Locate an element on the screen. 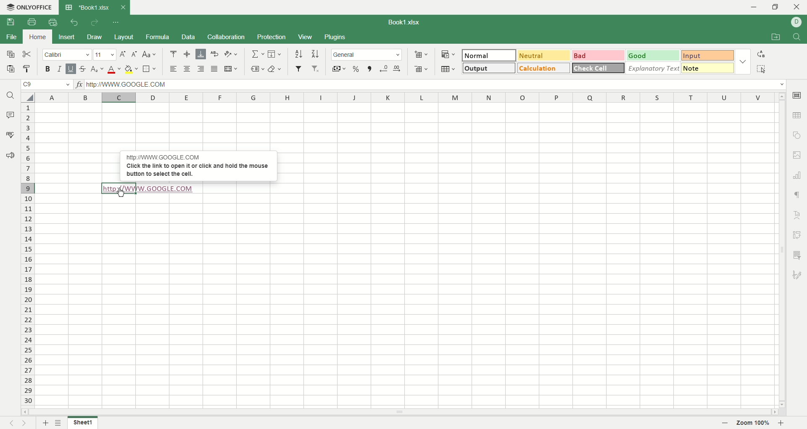  input line is located at coordinates (435, 85).